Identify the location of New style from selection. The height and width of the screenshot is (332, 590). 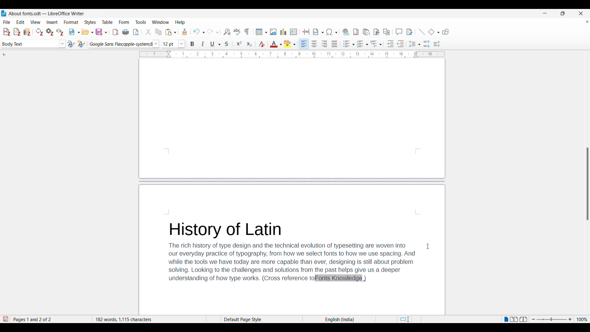
(81, 44).